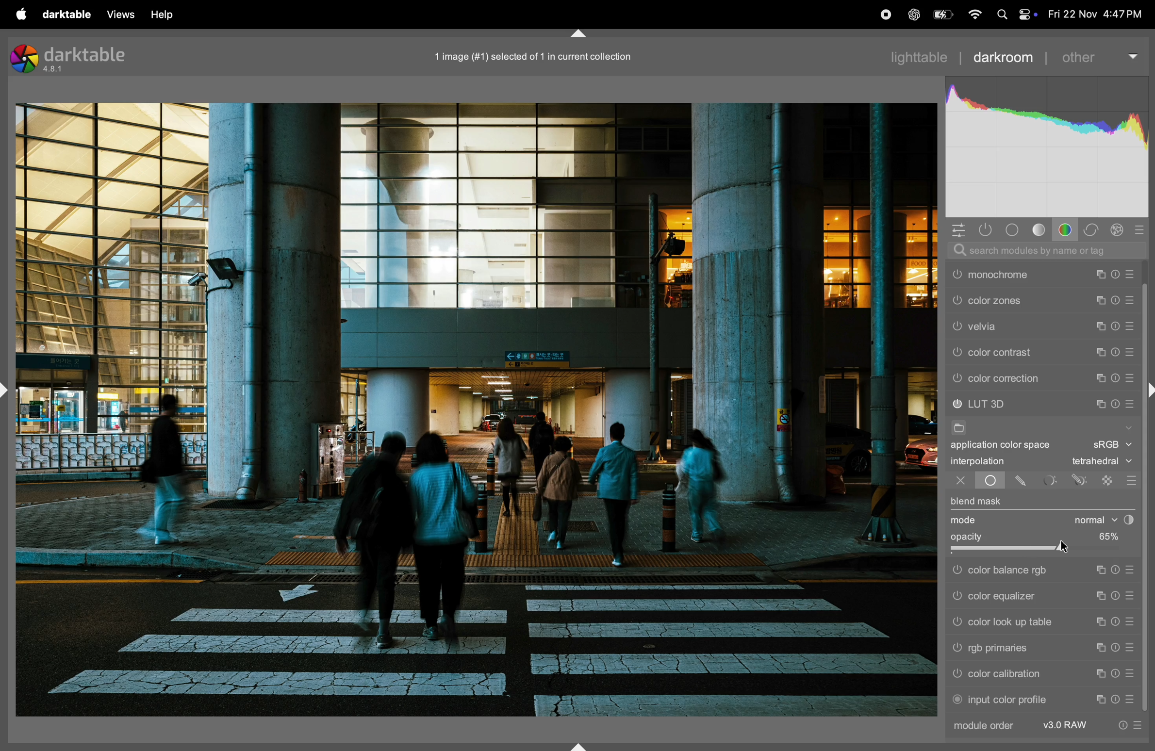 The image size is (1155, 751). What do you see at coordinates (1026, 403) in the screenshot?
I see `LUT 3d` at bounding box center [1026, 403].